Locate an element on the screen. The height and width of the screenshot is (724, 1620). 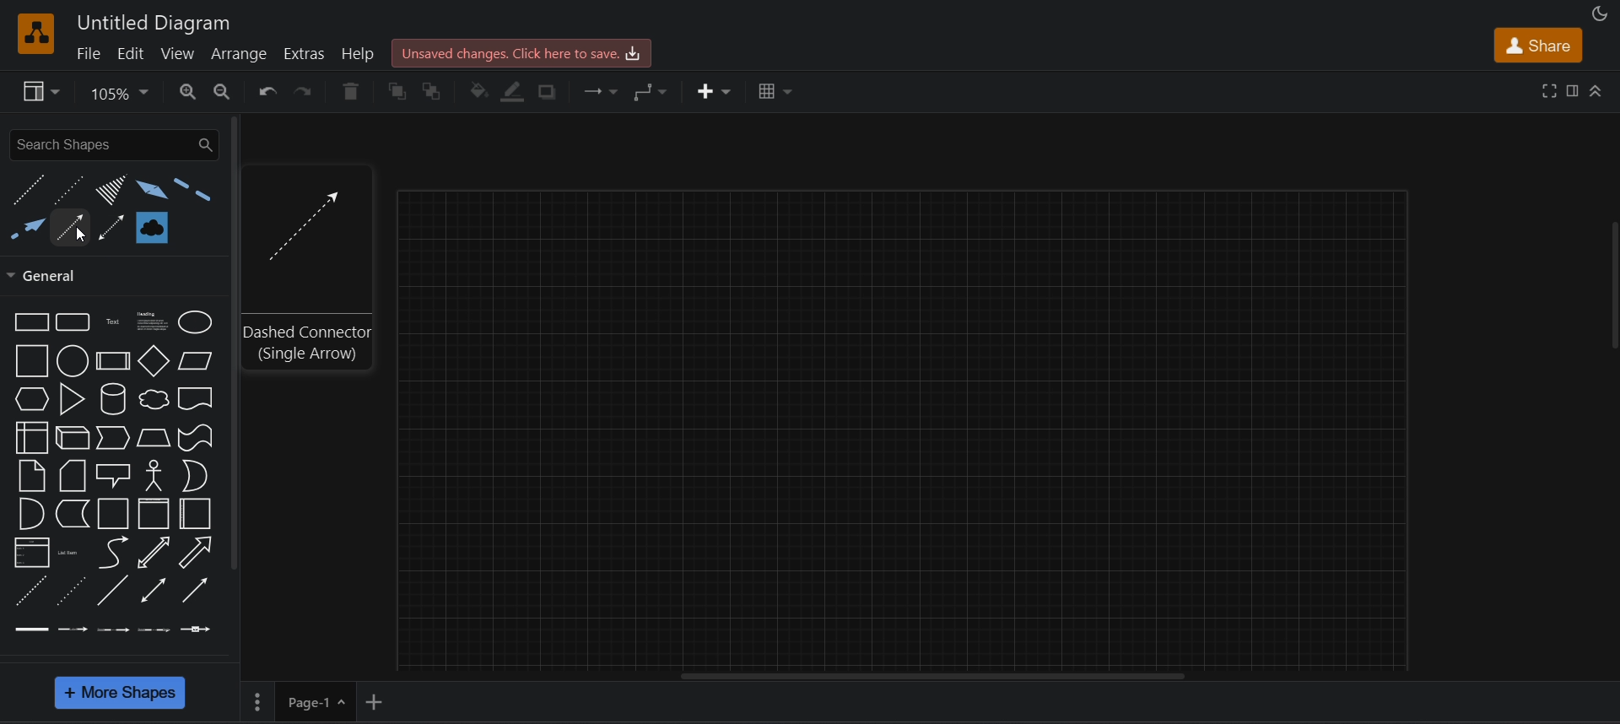
dotted line is located at coordinates (67, 189).